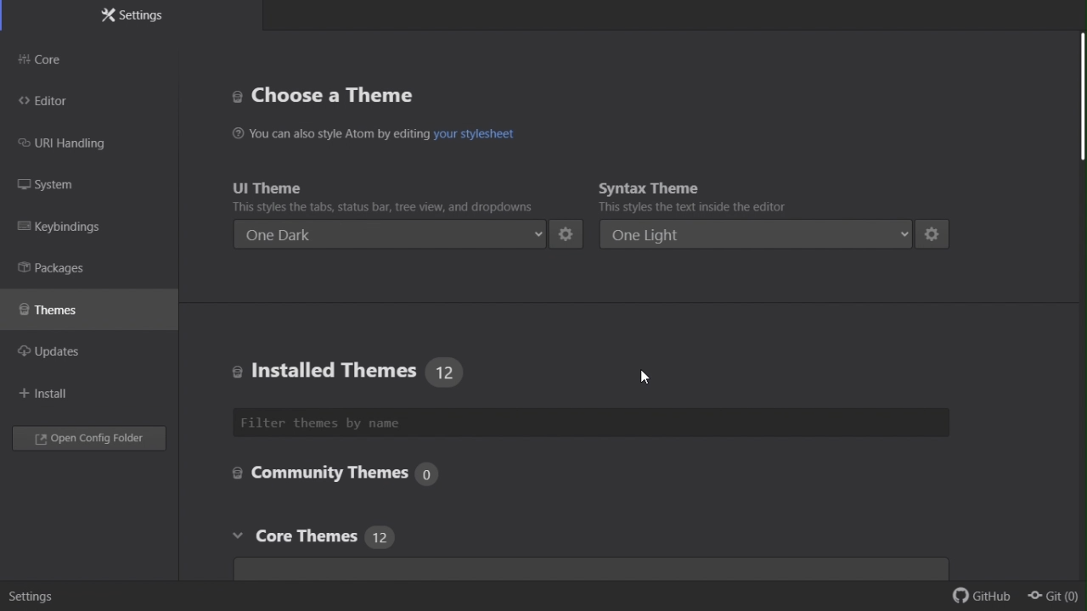 This screenshot has height=611, width=1087. What do you see at coordinates (1055, 597) in the screenshot?
I see `git` at bounding box center [1055, 597].